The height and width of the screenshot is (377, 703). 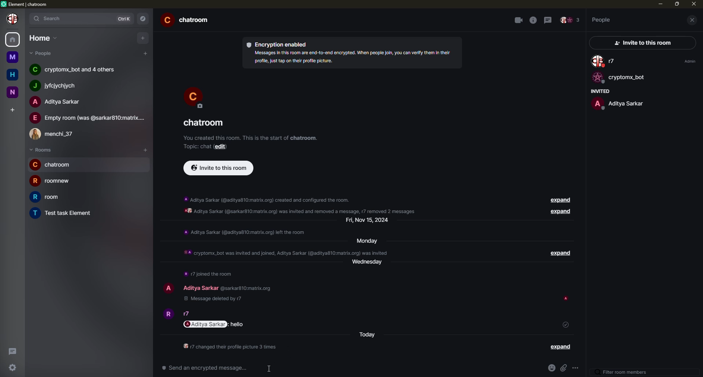 What do you see at coordinates (557, 254) in the screenshot?
I see `expand` at bounding box center [557, 254].